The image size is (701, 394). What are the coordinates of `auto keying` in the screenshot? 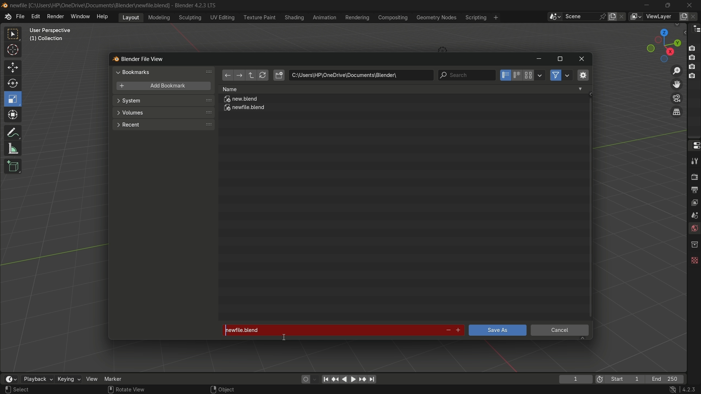 It's located at (304, 379).